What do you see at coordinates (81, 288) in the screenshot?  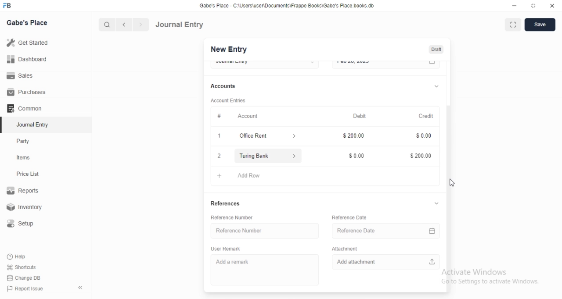 I see `«` at bounding box center [81, 288].